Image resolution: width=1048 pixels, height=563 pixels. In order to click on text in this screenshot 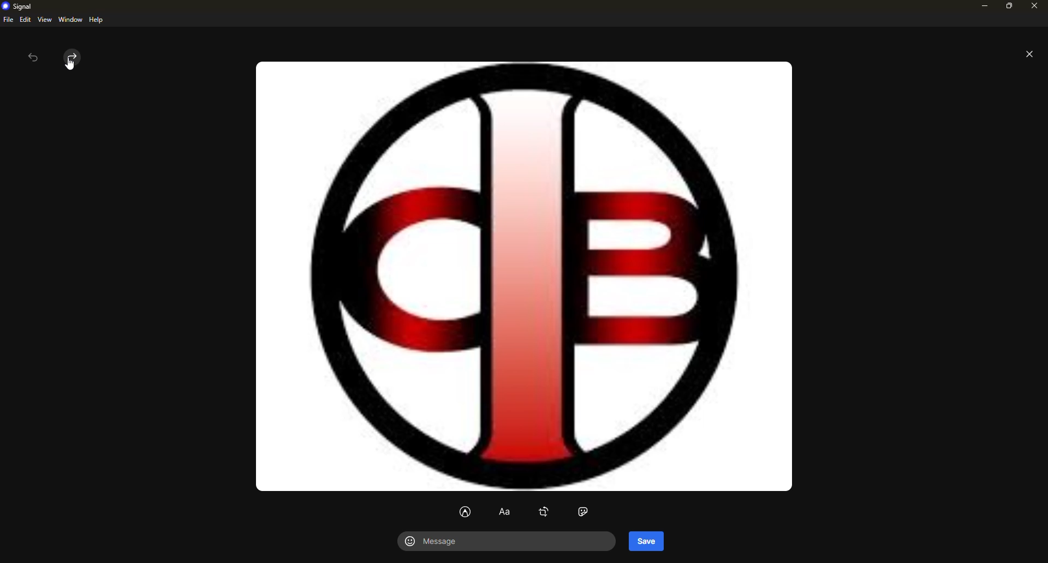, I will do `click(505, 513)`.